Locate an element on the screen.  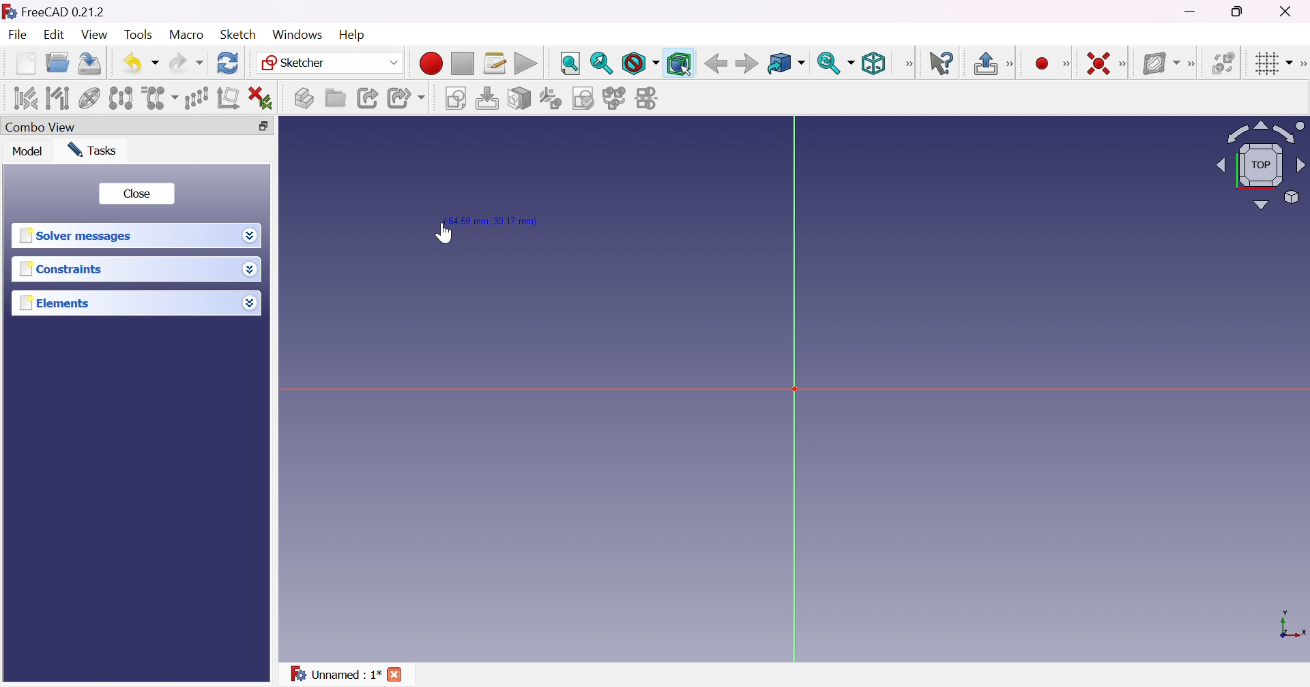
View is located at coordinates (95, 34).